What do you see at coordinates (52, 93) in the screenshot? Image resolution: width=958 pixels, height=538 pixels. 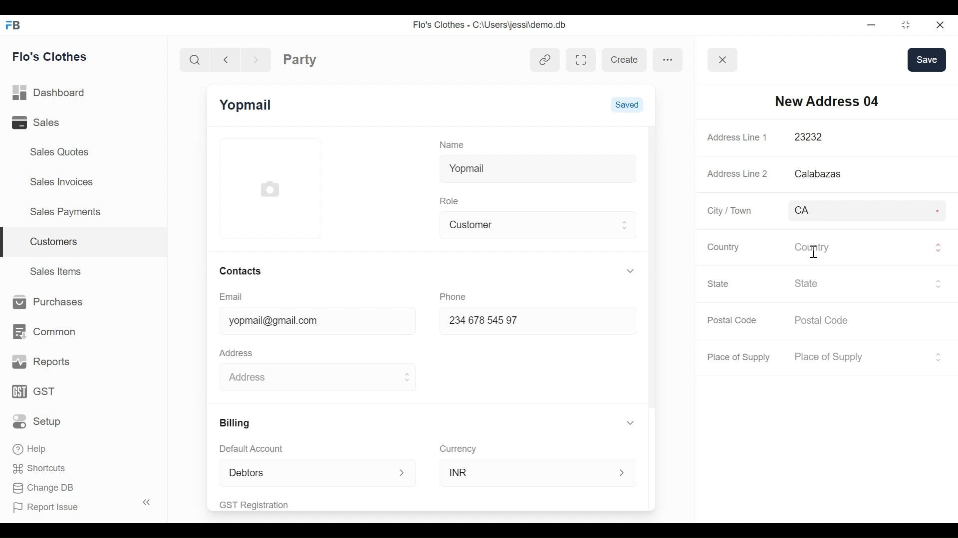 I see `Dashboard` at bounding box center [52, 93].